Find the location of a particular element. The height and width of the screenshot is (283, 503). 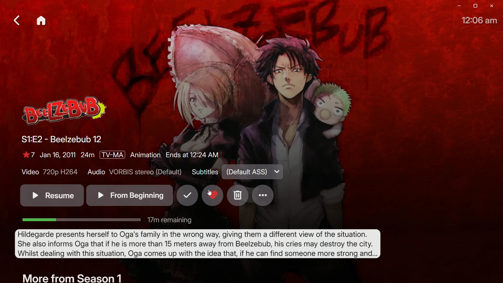

From Beginning is located at coordinates (130, 195).